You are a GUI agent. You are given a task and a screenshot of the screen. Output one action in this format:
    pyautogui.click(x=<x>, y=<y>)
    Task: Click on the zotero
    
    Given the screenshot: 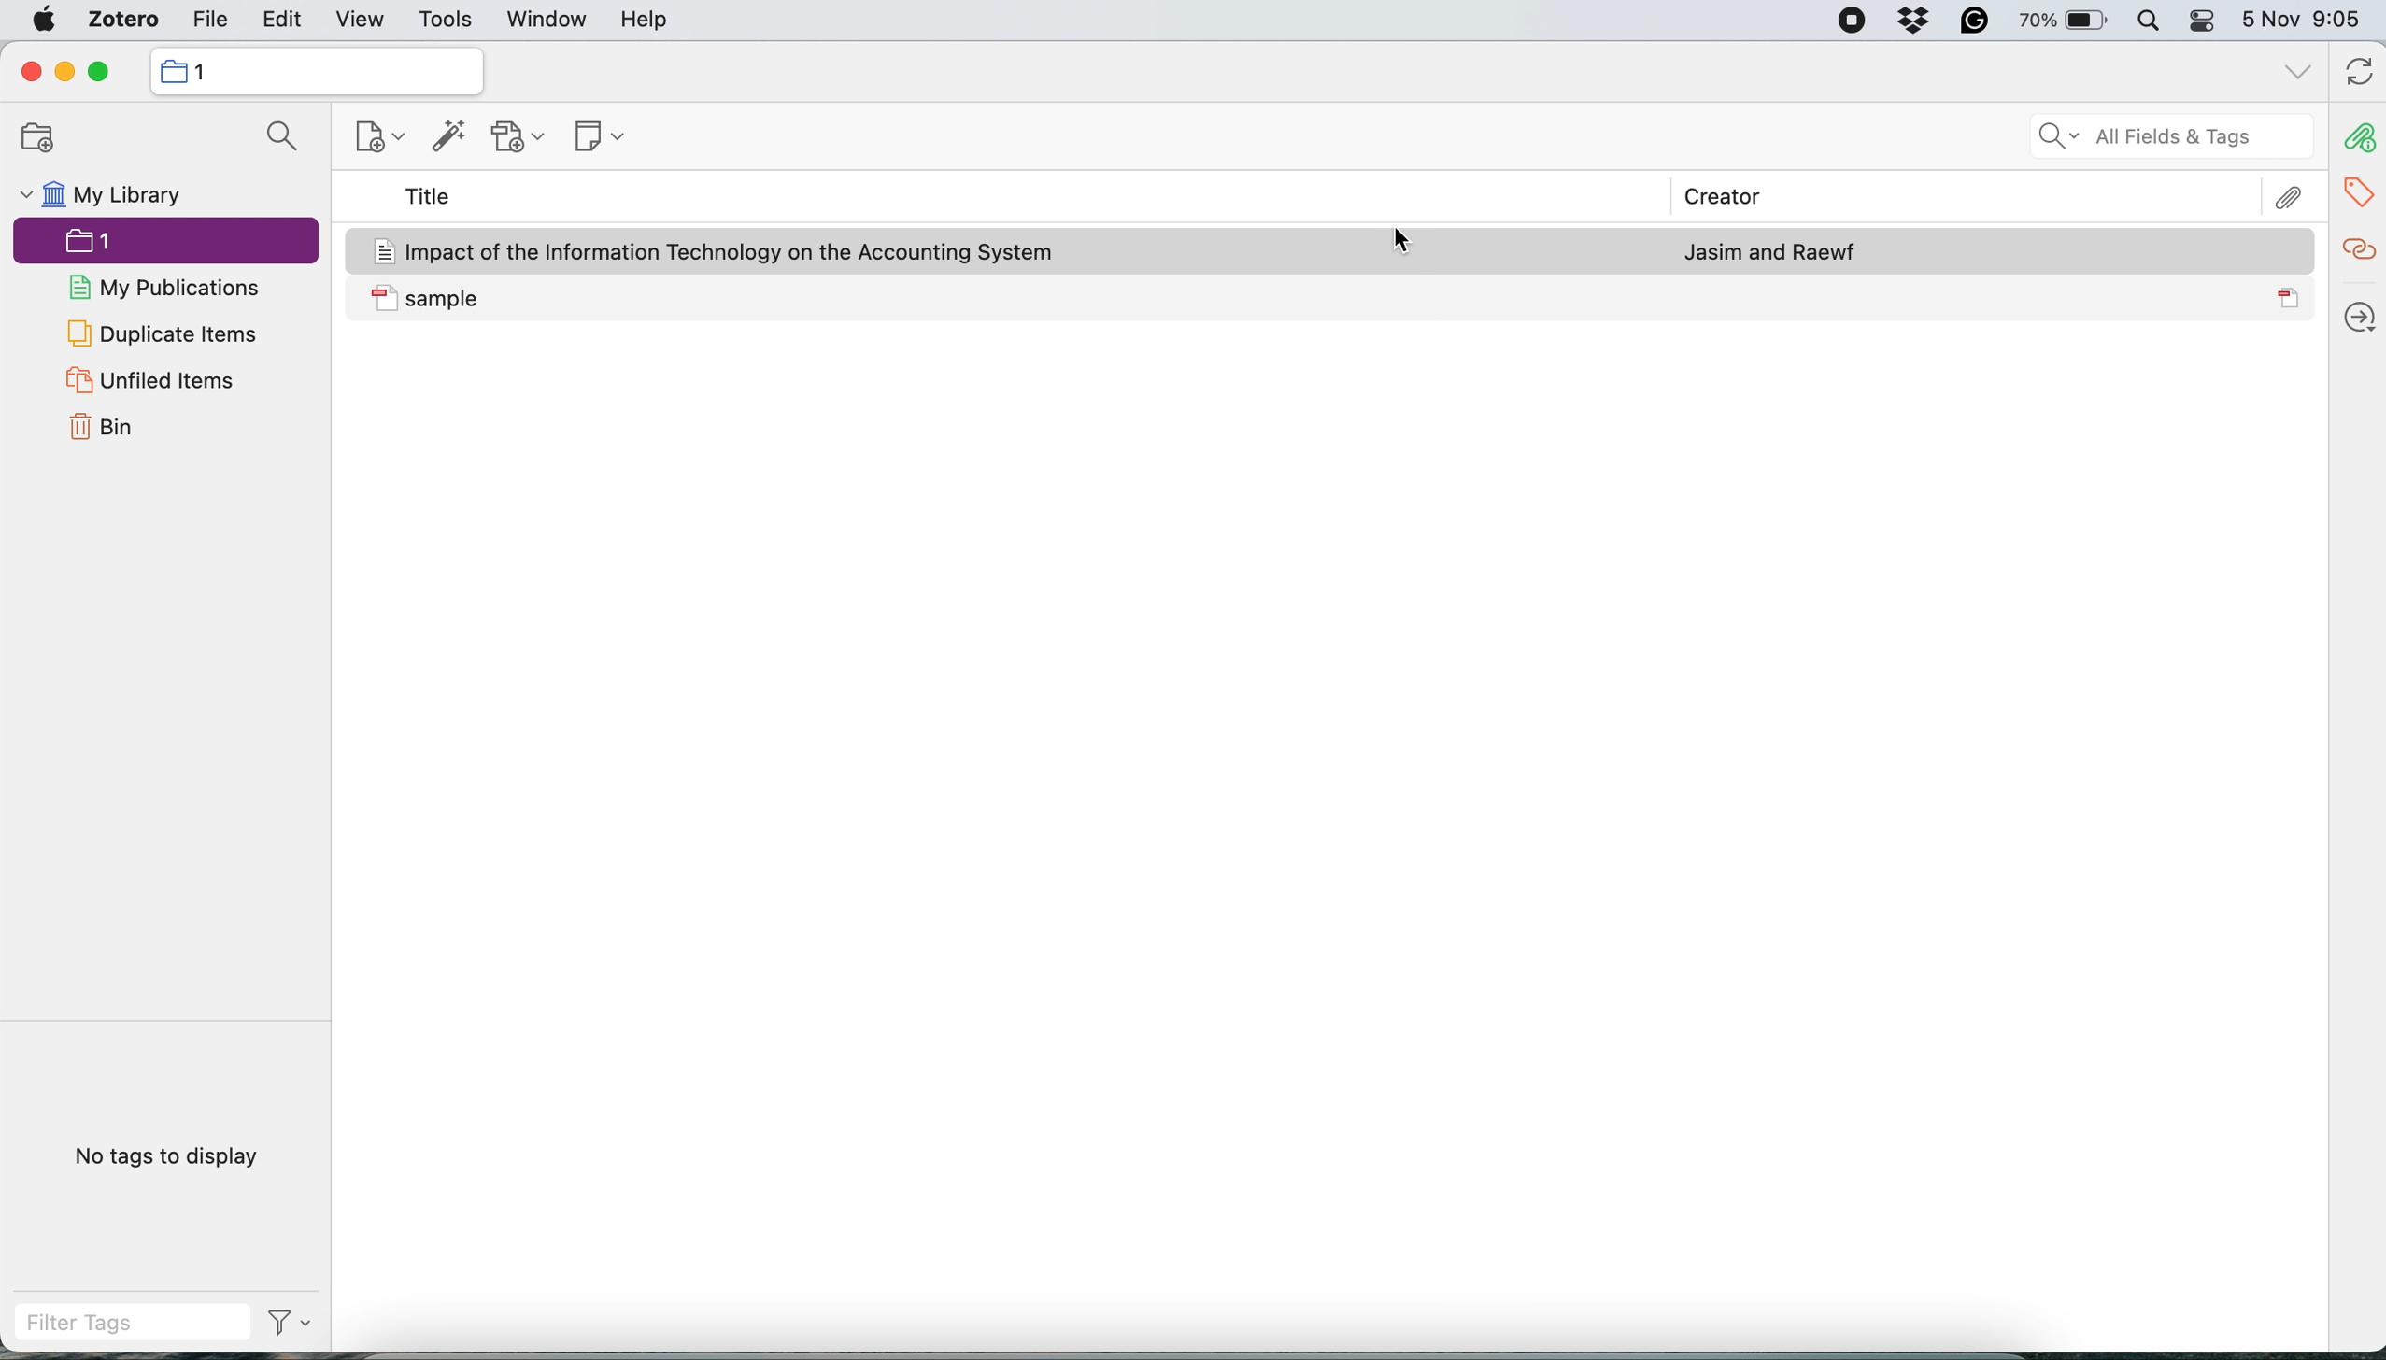 What is the action you would take?
    pyautogui.click(x=117, y=22)
    